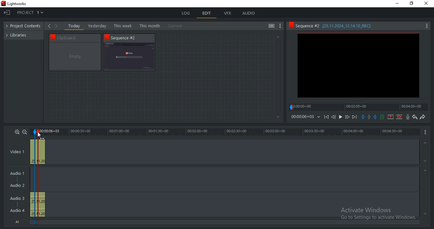  What do you see at coordinates (302, 117) in the screenshot?
I see `timeline` at bounding box center [302, 117].